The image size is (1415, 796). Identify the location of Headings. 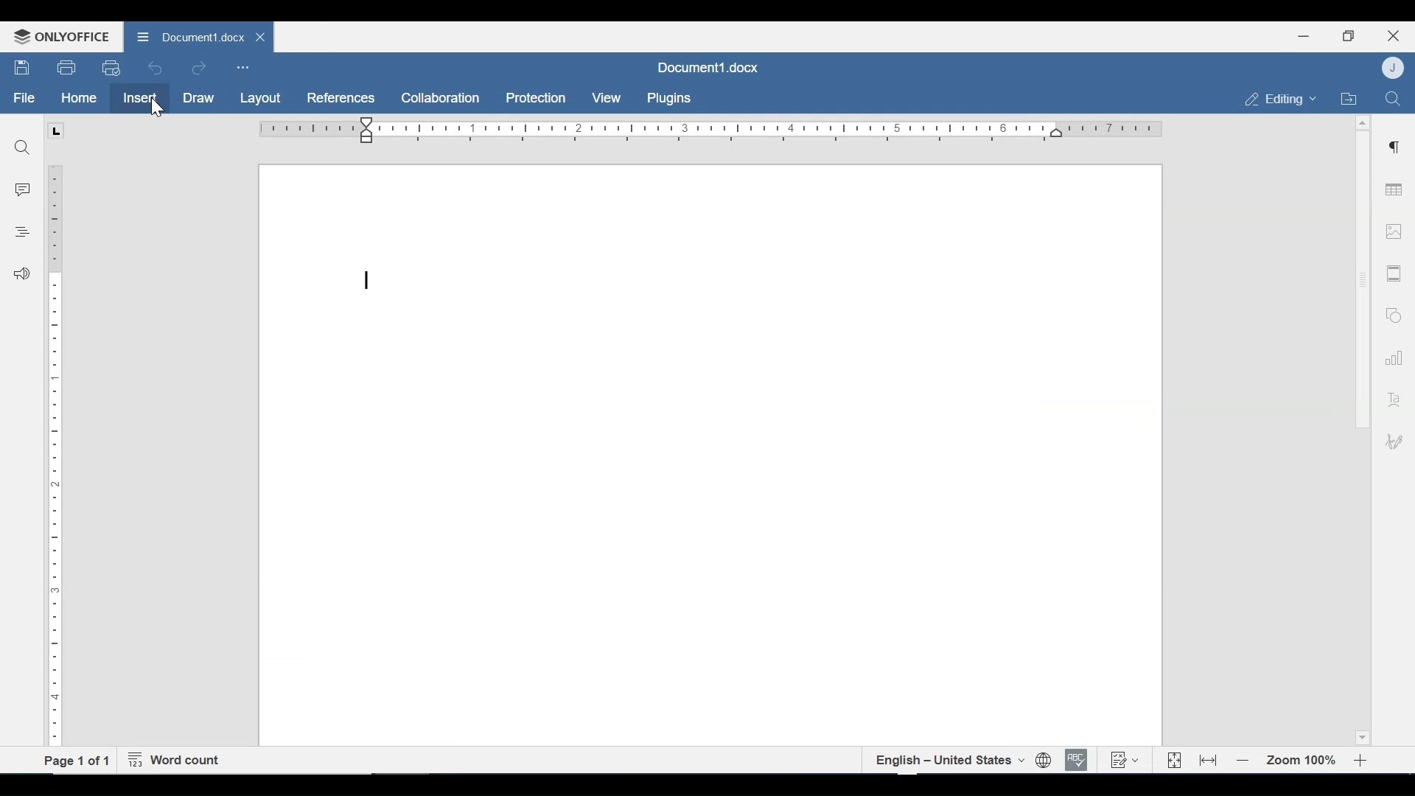
(21, 230).